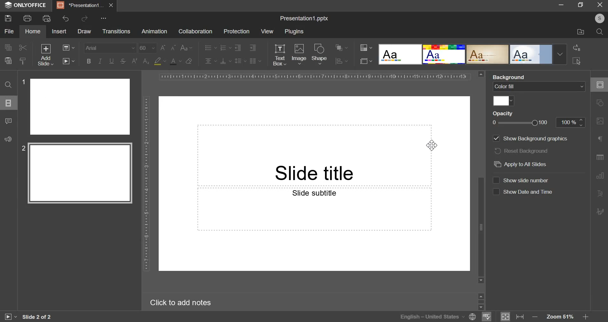 This screenshot has height=322, width=608. Describe the element at coordinates (480, 301) in the screenshot. I see `slider` at that location.